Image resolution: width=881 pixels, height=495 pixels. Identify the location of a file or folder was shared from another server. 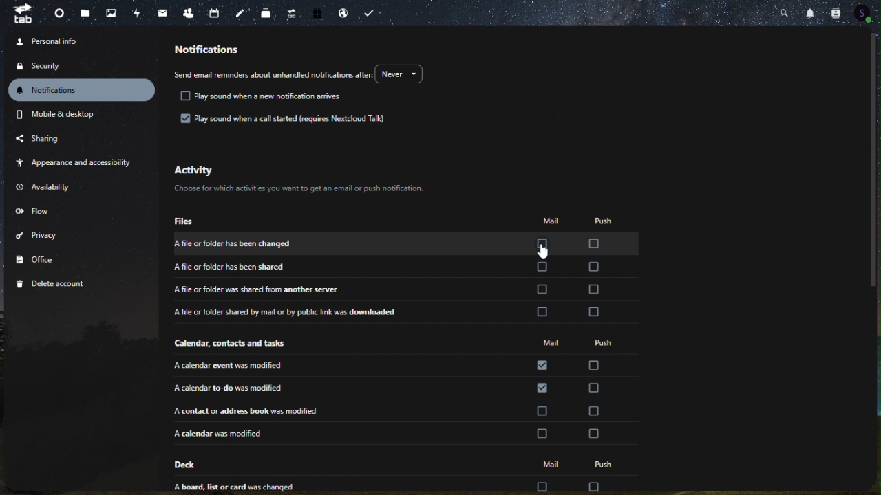
(259, 287).